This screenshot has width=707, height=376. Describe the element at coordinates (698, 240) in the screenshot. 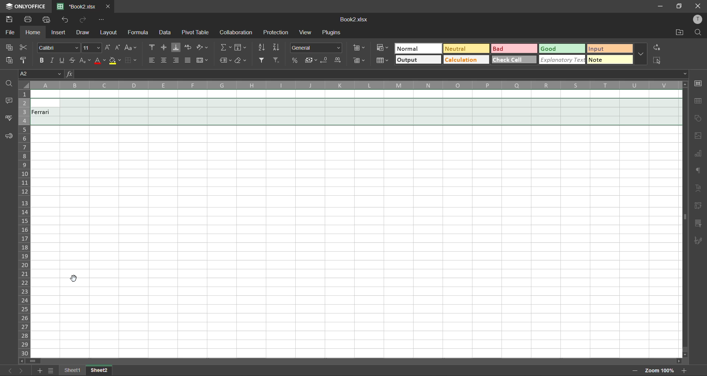

I see `signature` at that location.